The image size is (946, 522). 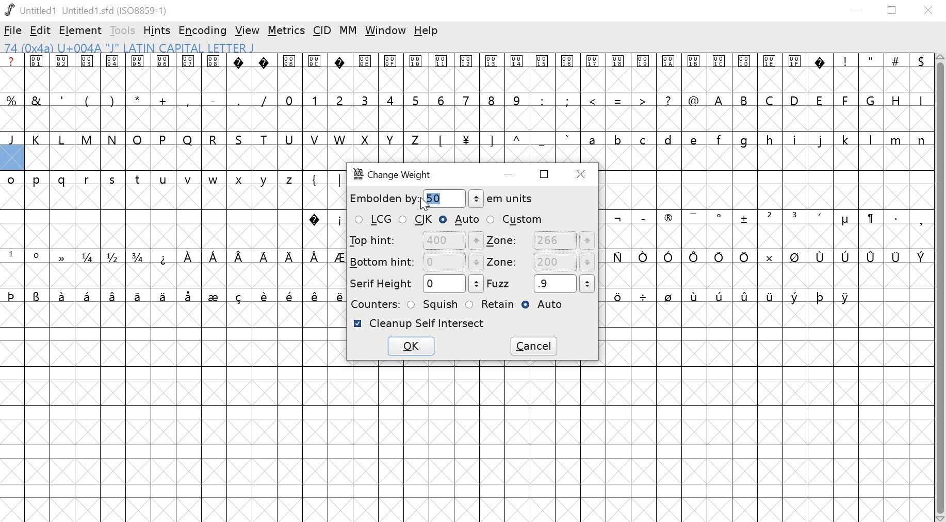 What do you see at coordinates (940, 288) in the screenshot?
I see `scrollbar` at bounding box center [940, 288].